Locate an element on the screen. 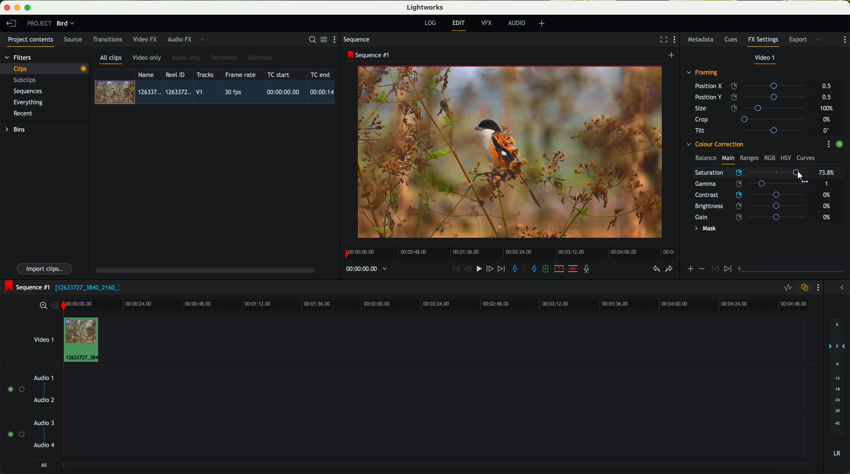 This screenshot has width=850, height=474. clear marks is located at coordinates (525, 269).